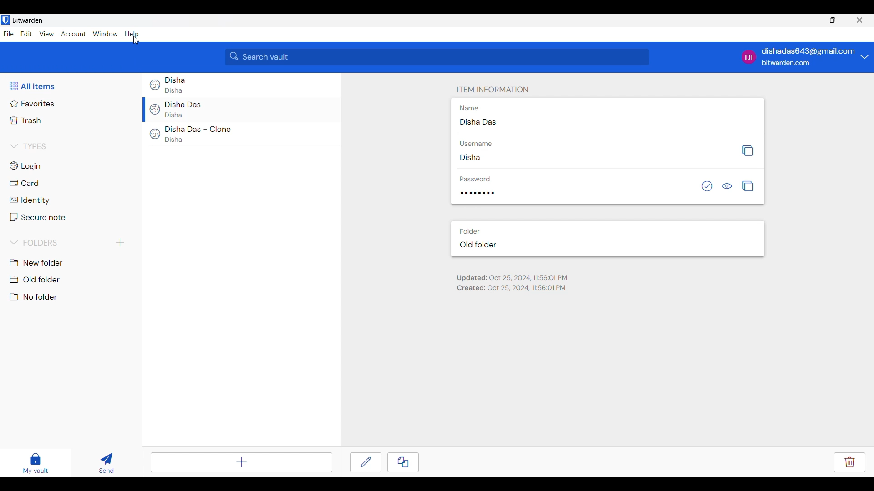  I want to click on My vault, so click(36, 463).